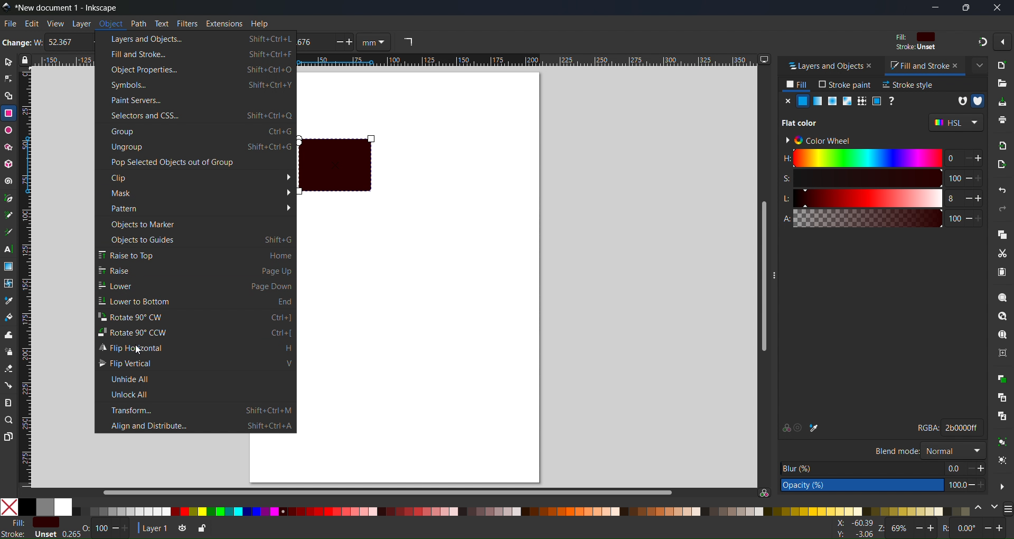 This screenshot has width=1014, height=539. What do you see at coordinates (984, 485) in the screenshot?
I see `increase opacity` at bounding box center [984, 485].